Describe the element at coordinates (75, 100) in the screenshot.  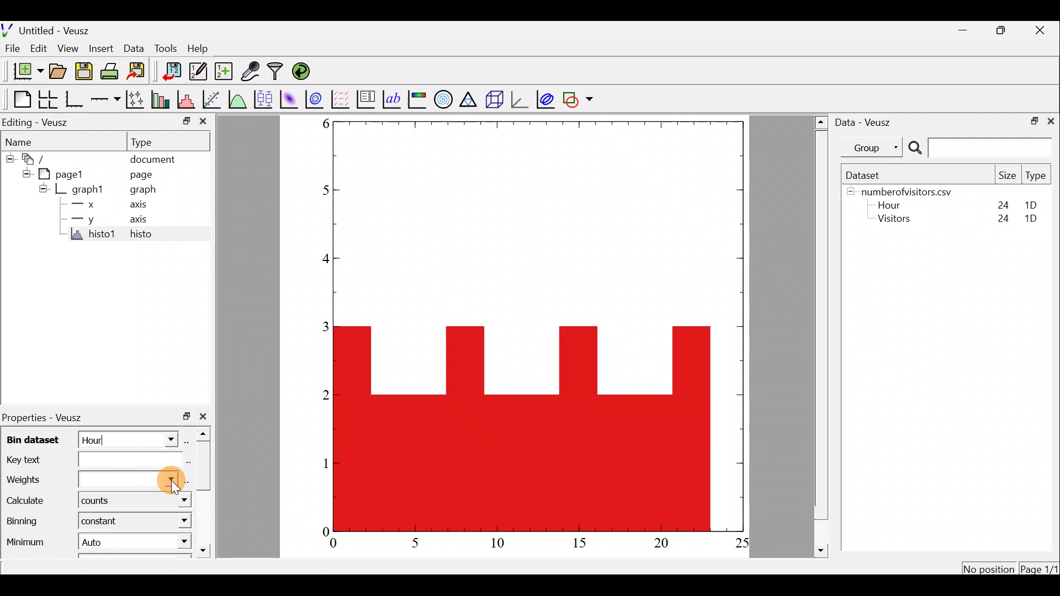
I see `Base graph` at that location.